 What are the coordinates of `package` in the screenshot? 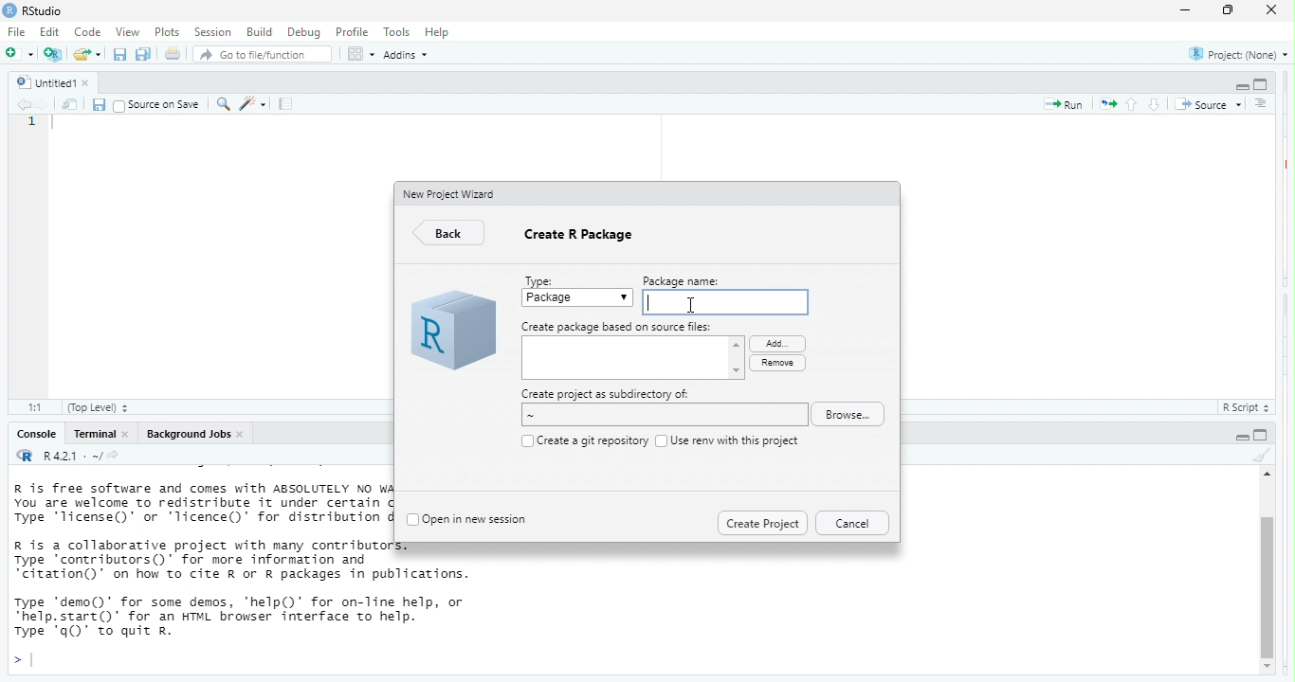 It's located at (578, 299).